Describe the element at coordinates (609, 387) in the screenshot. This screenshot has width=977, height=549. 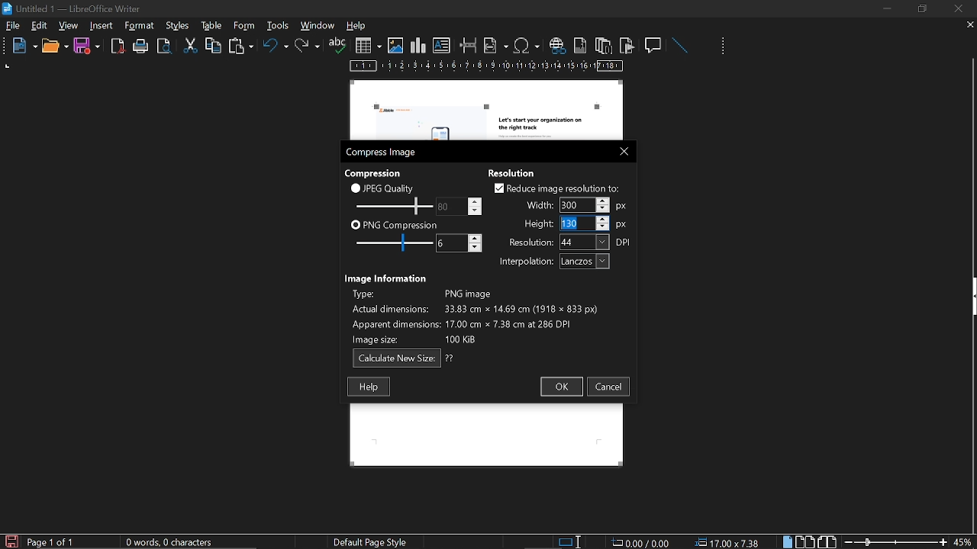
I see `cancel` at that location.